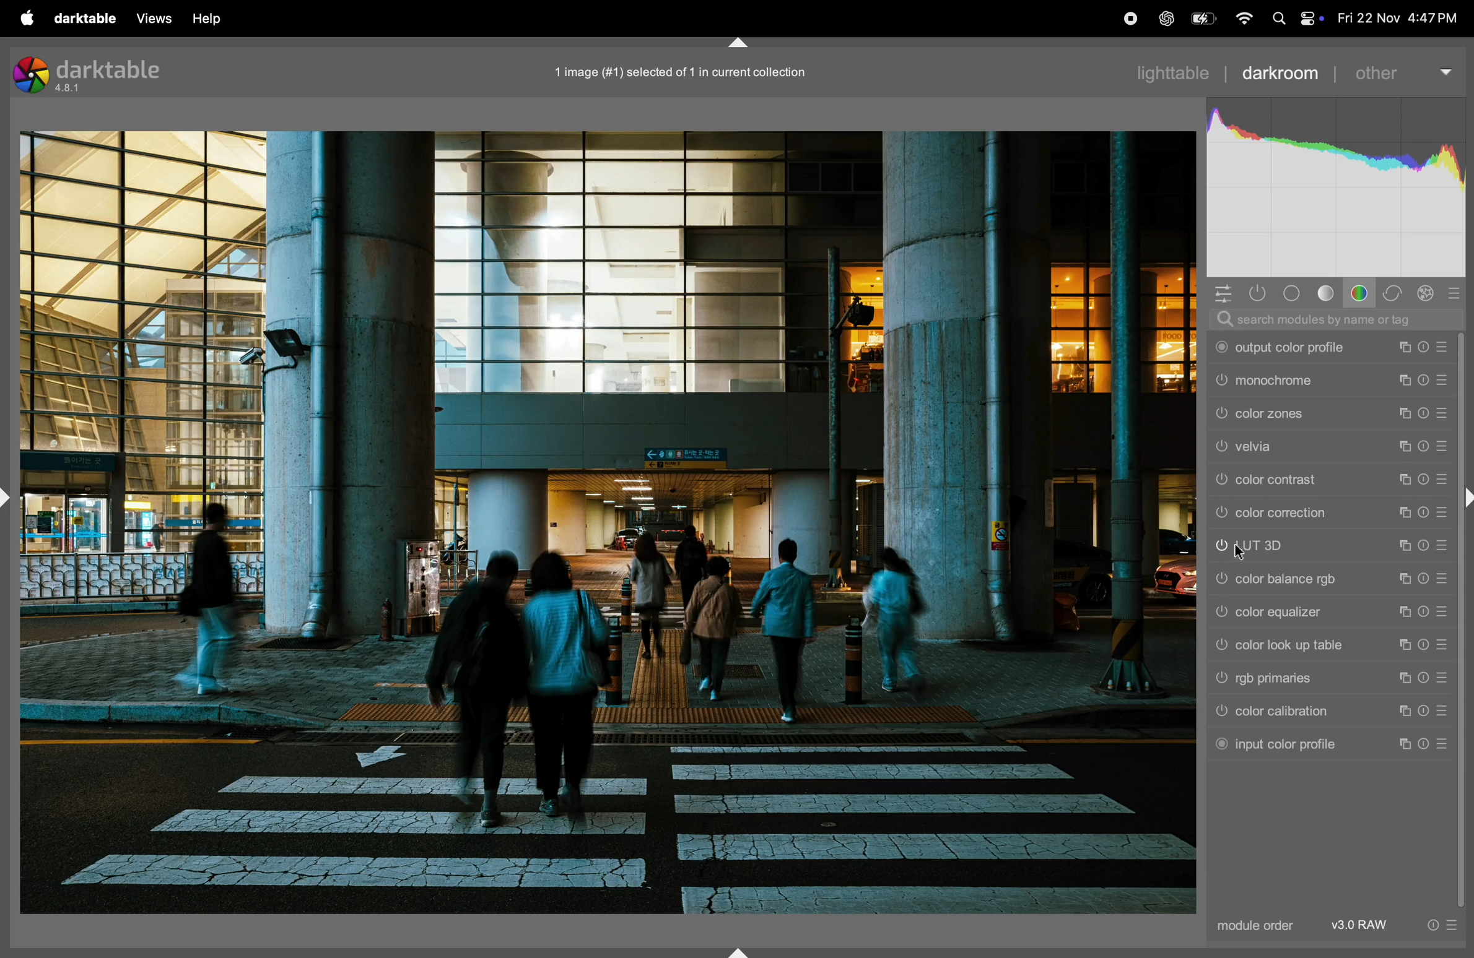 The height and width of the screenshot is (958, 1474). I want to click on color contrast, so click(1307, 480).